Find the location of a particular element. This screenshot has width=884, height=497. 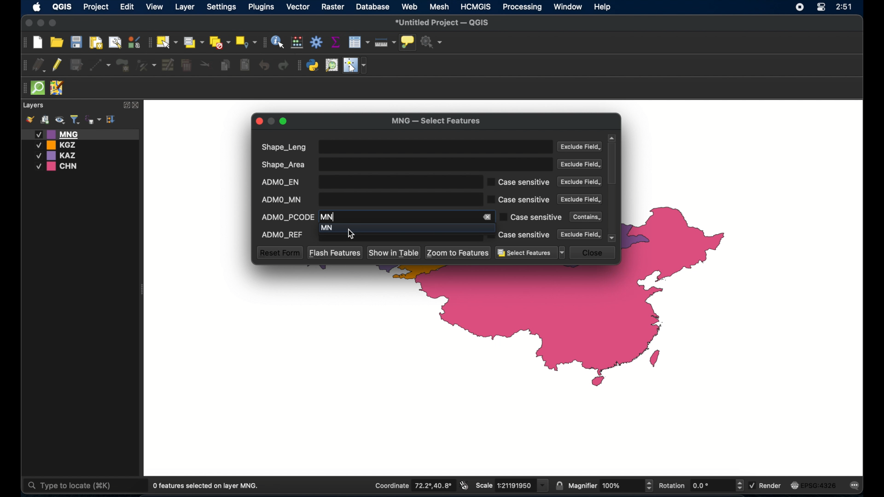

plugins is located at coordinates (299, 65).